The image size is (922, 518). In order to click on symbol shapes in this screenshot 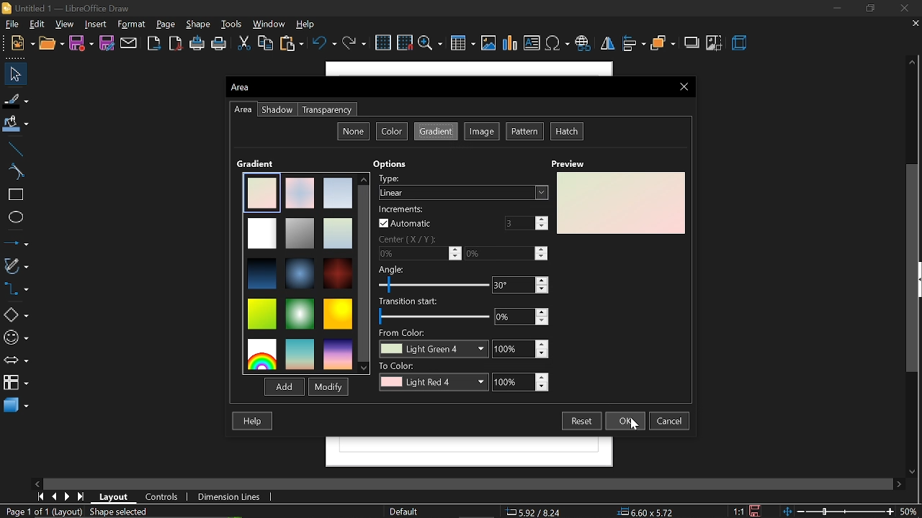, I will do `click(15, 338)`.